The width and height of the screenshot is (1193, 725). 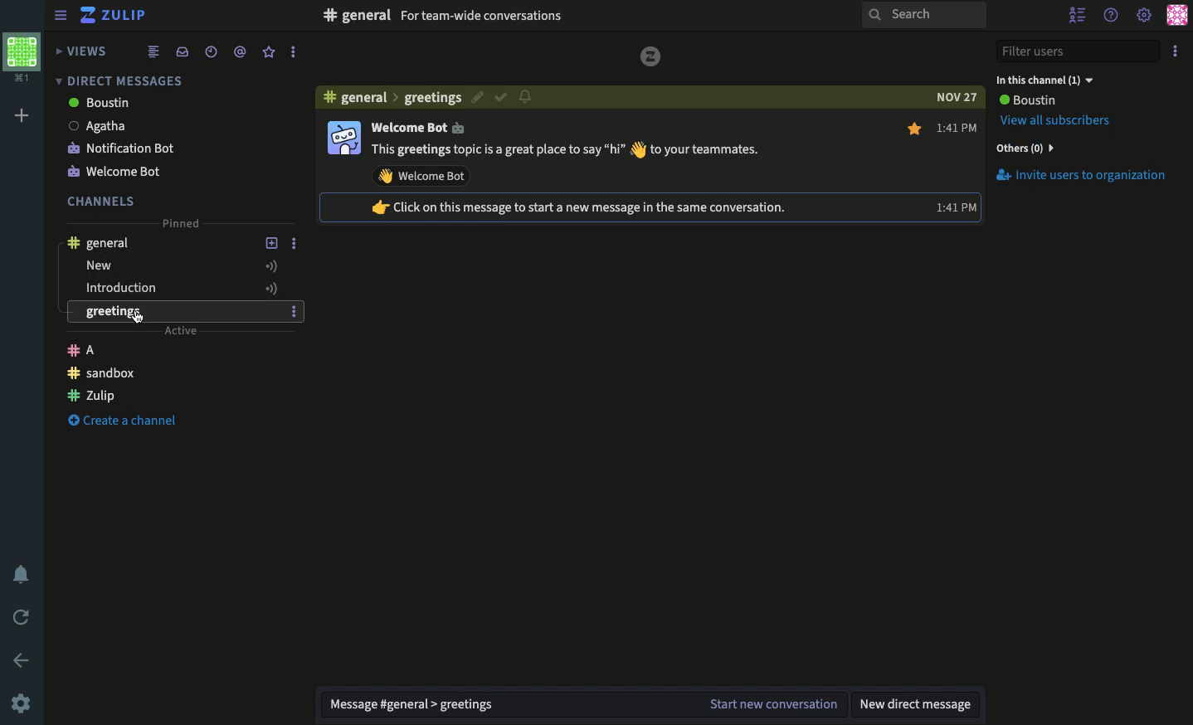 What do you see at coordinates (116, 80) in the screenshot?
I see `Direct messages` at bounding box center [116, 80].